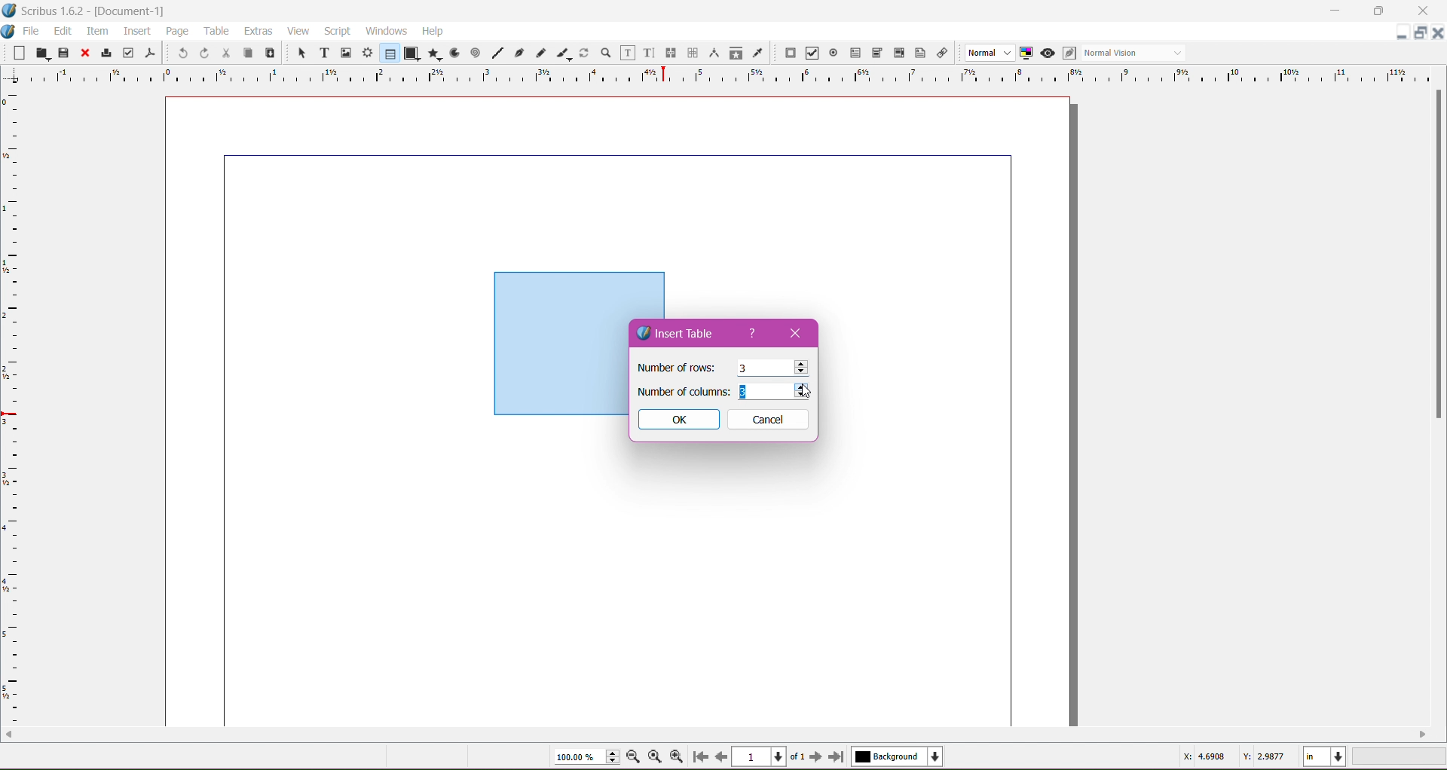  What do you see at coordinates (716, 734) in the screenshot?
I see `scroll bAR` at bounding box center [716, 734].